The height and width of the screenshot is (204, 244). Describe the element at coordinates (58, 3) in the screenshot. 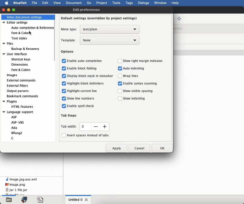

I see `view` at that location.